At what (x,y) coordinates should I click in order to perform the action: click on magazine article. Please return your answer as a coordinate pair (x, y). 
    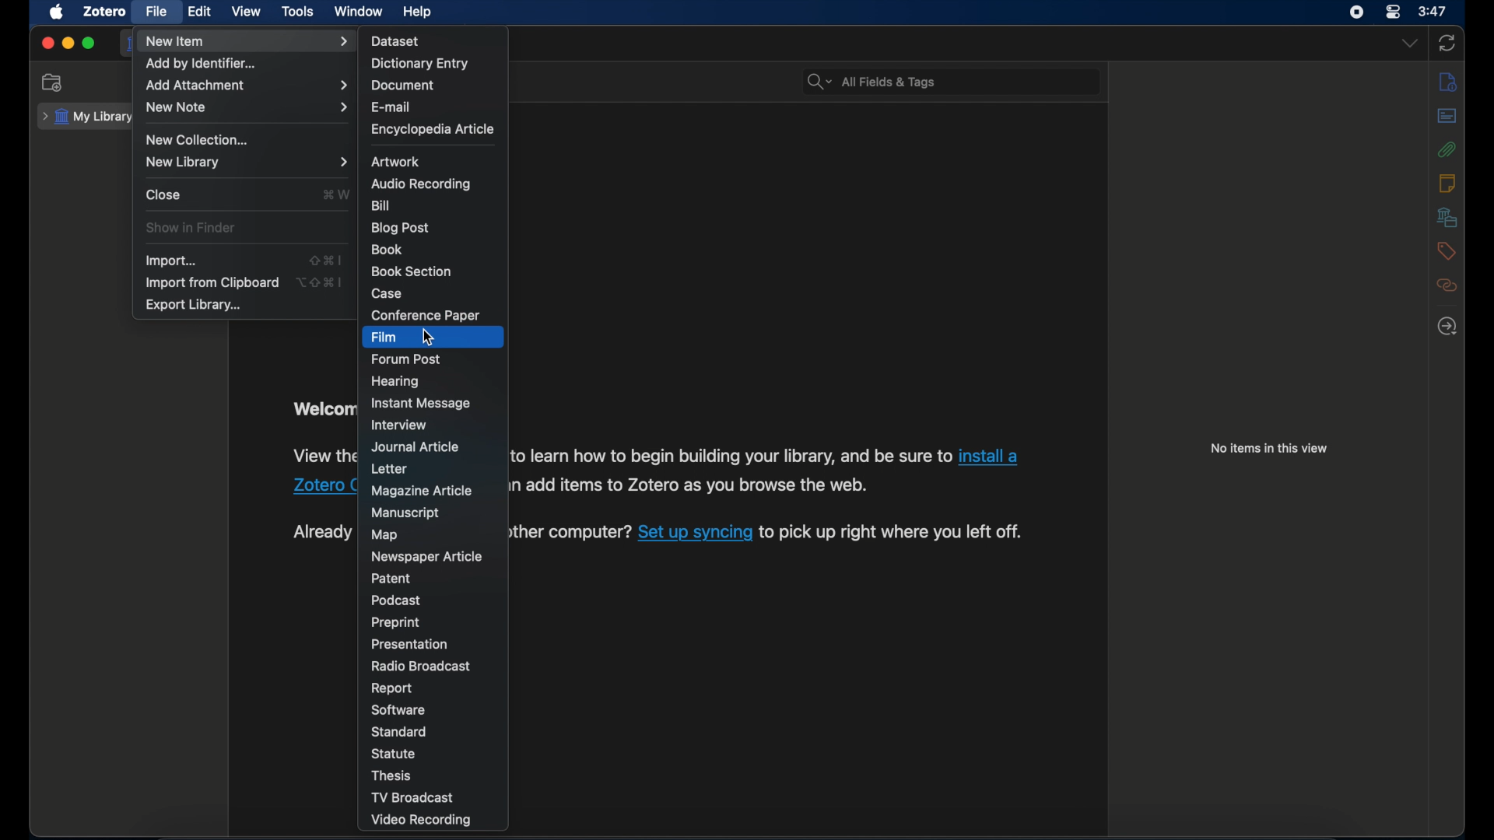
    Looking at the image, I should click on (422, 491).